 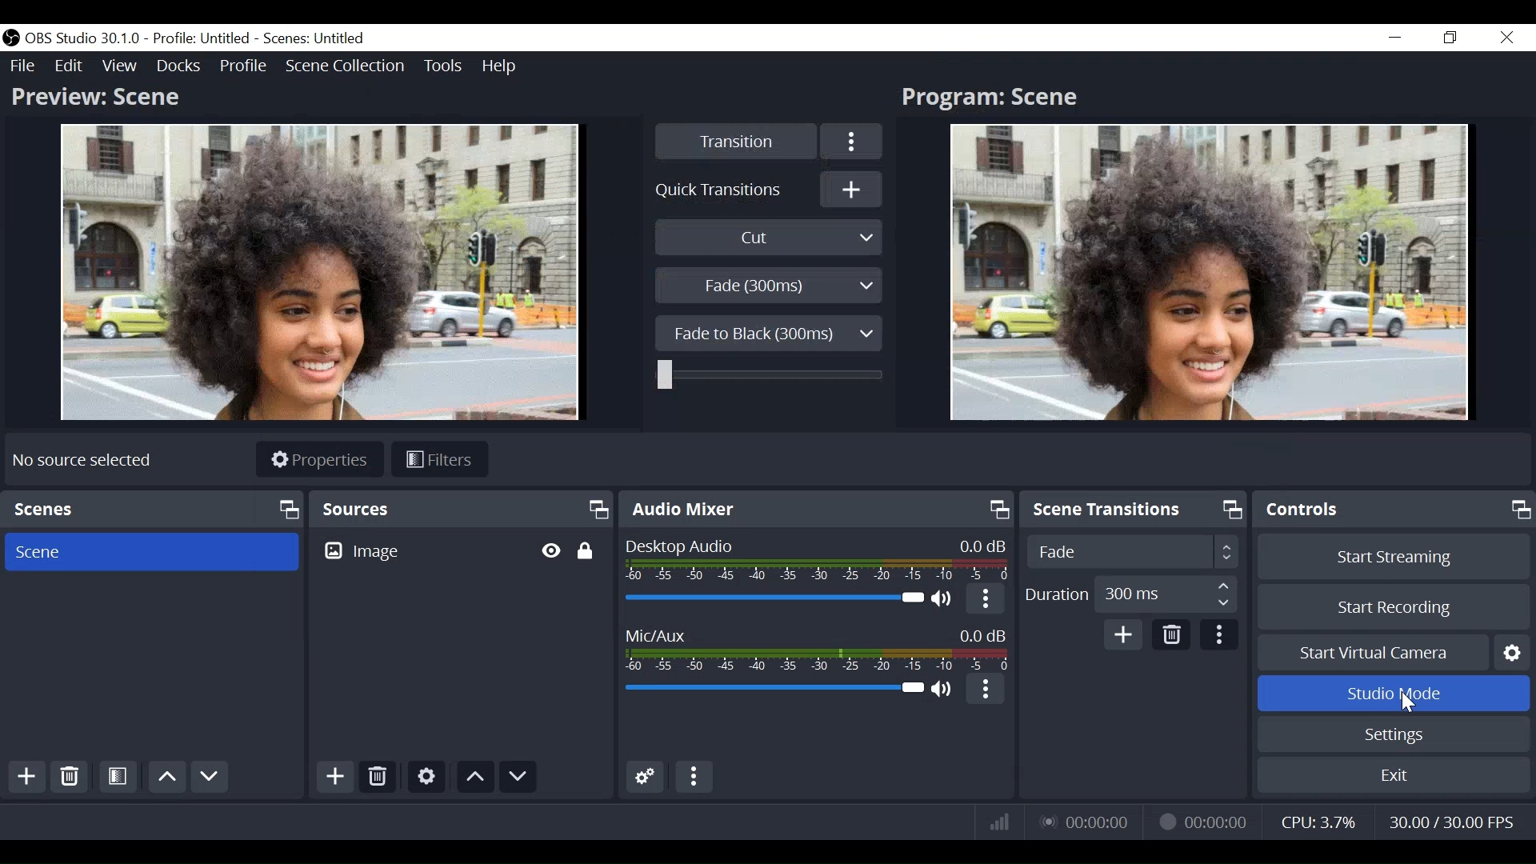 I want to click on Add, so click(x=334, y=776).